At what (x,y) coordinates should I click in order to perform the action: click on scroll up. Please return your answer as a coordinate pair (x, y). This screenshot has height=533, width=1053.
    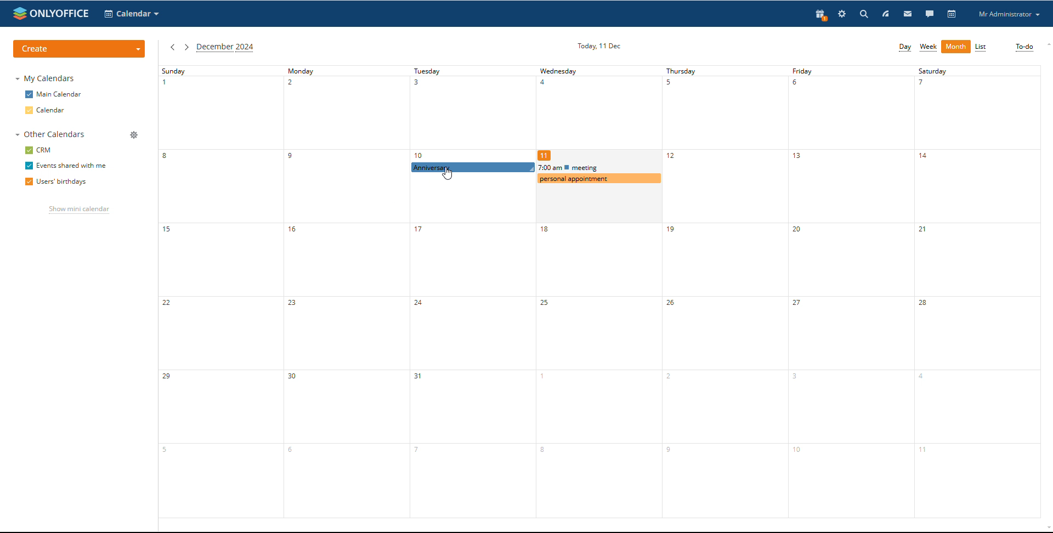
    Looking at the image, I should click on (1046, 44).